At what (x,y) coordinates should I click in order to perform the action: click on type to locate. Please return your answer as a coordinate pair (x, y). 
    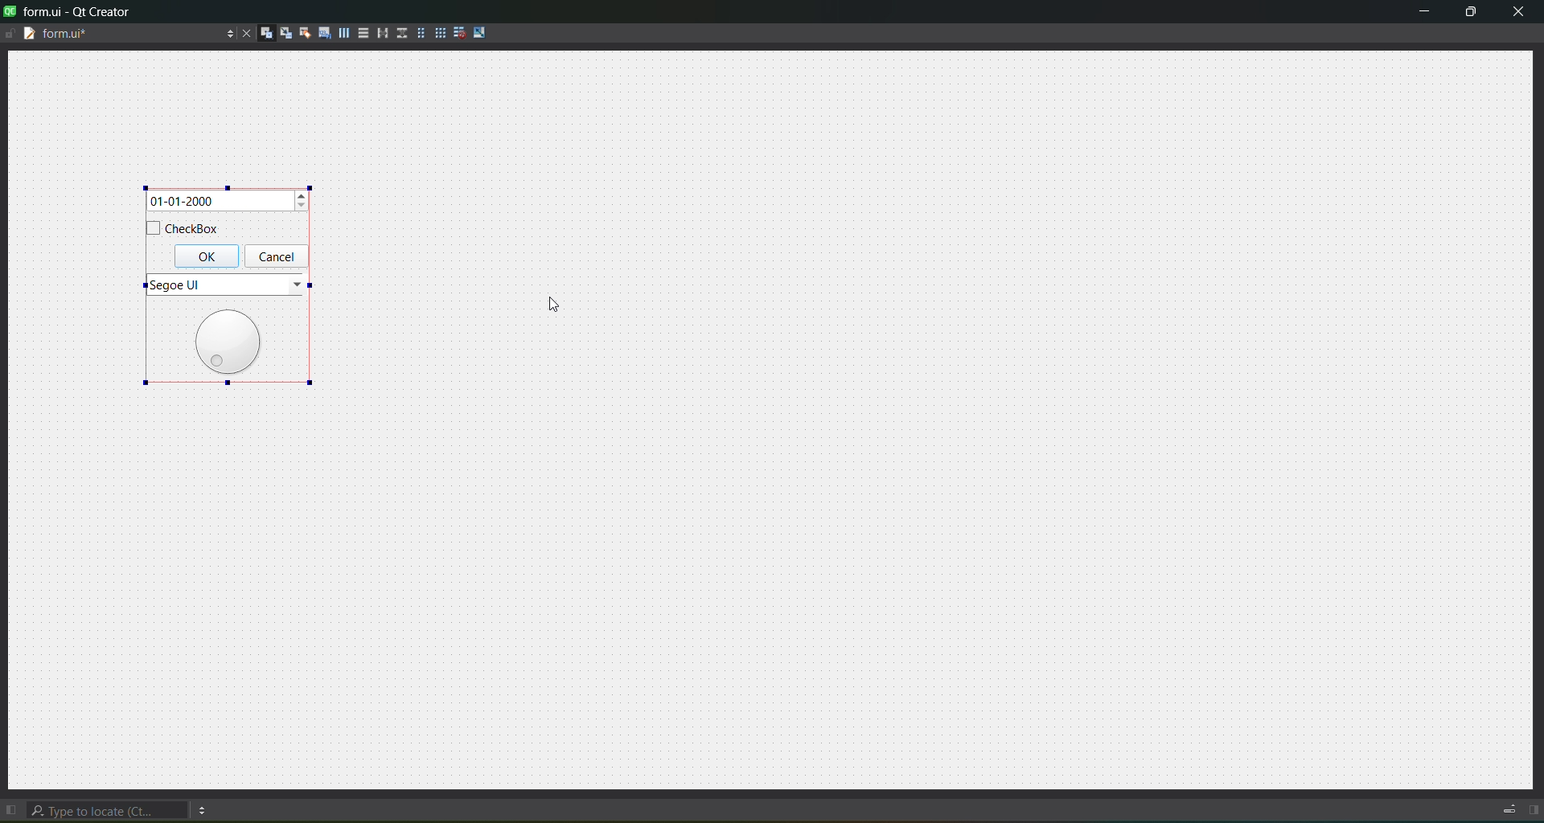
    Looking at the image, I should click on (110, 808).